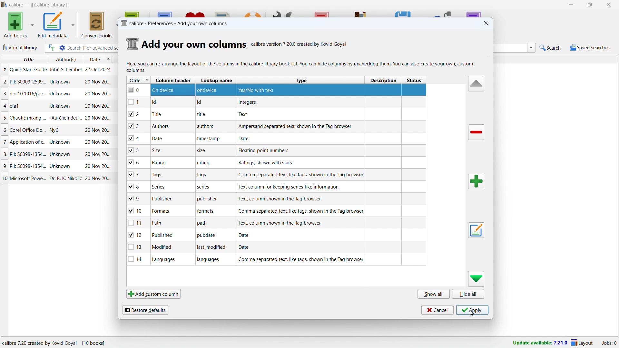 This screenshot has width=619, height=348. What do you see at coordinates (276, 127) in the screenshot?
I see `v3 ‘Authors authors. Ampersand separated text, shown in the lag browser` at bounding box center [276, 127].